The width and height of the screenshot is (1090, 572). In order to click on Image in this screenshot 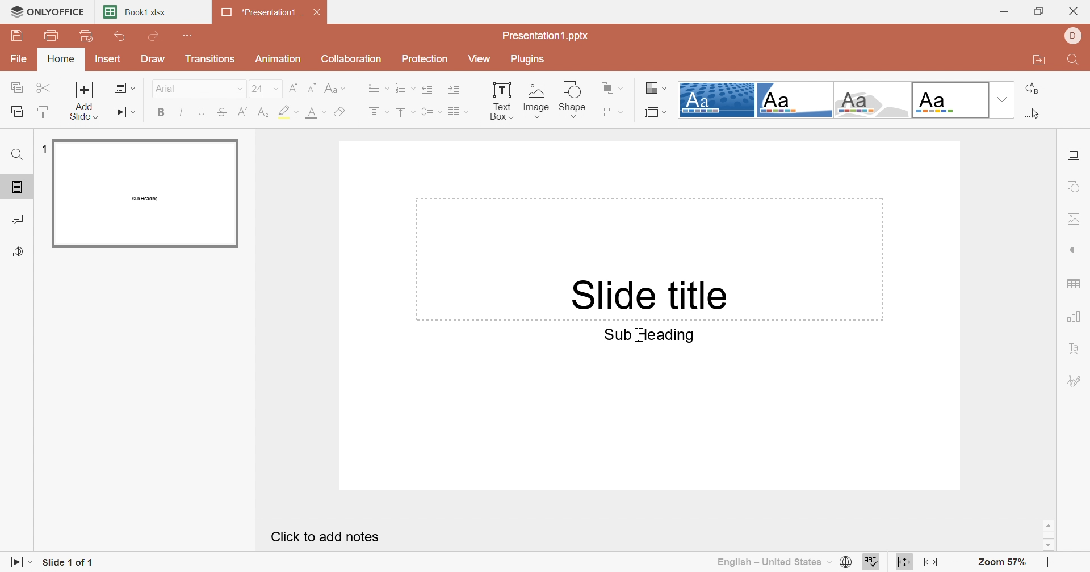, I will do `click(537, 99)`.